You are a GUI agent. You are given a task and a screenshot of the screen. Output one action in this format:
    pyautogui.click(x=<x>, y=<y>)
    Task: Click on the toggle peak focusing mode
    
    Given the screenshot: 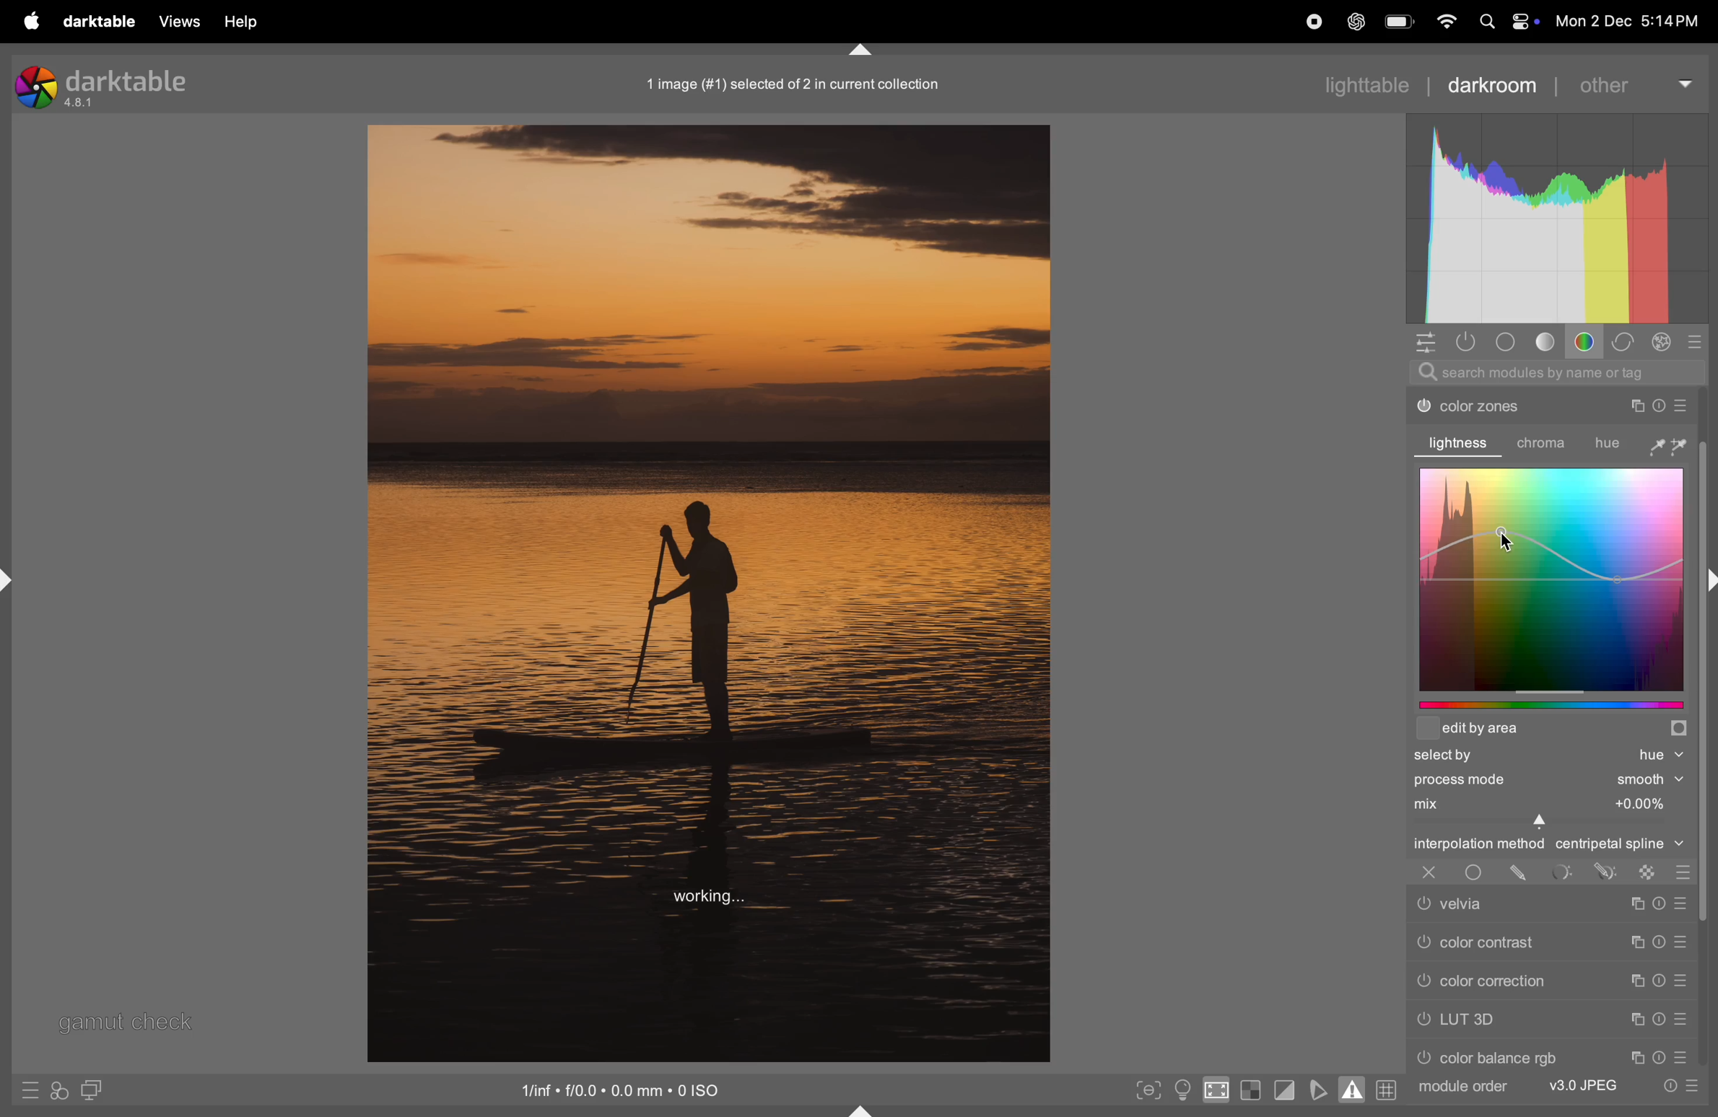 What is the action you would take?
    pyautogui.click(x=1146, y=1090)
    